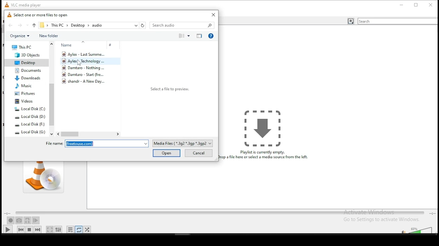 The width and height of the screenshot is (439, 246). What do you see at coordinates (83, 54) in the screenshot?
I see `Aylex- Last Summer` at bounding box center [83, 54].